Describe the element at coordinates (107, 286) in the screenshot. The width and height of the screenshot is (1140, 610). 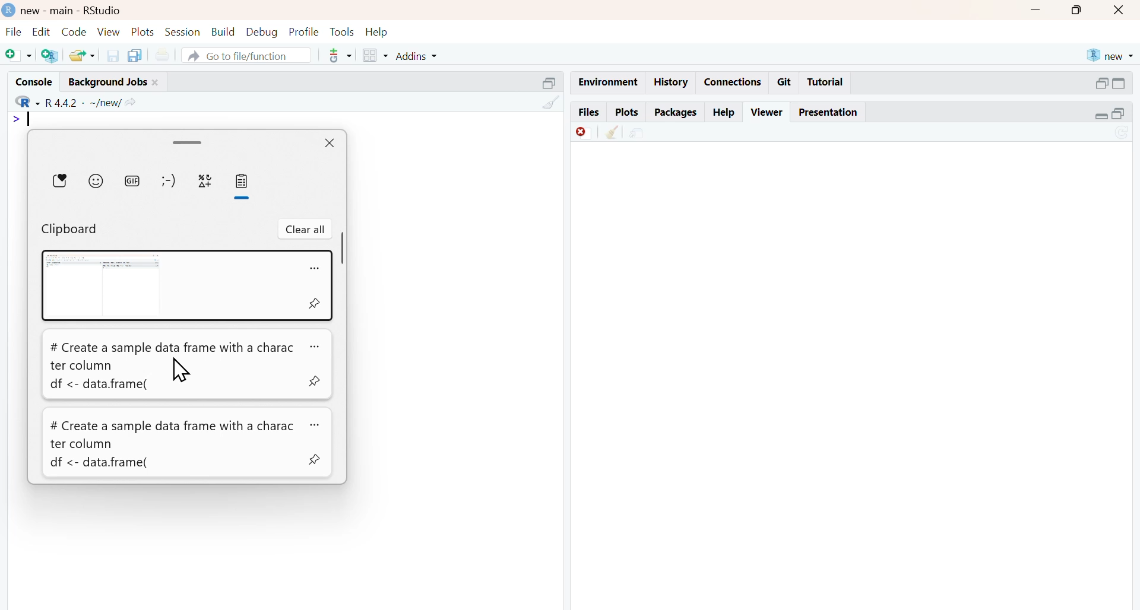
I see `Screenshot ` at that location.